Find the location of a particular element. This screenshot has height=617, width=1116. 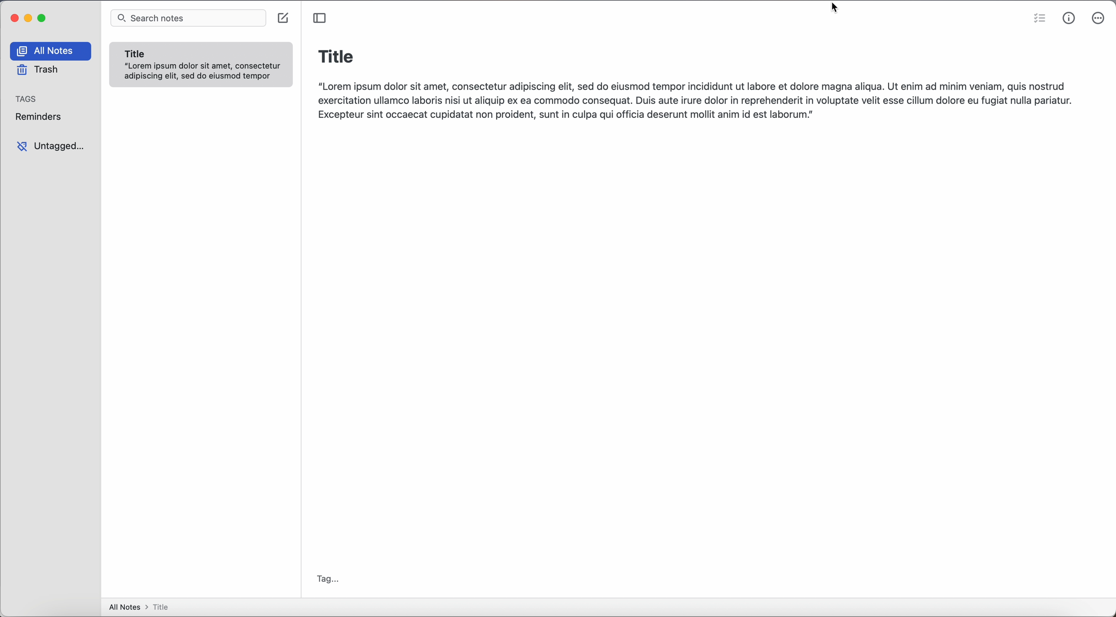

all notes is located at coordinates (143, 608).